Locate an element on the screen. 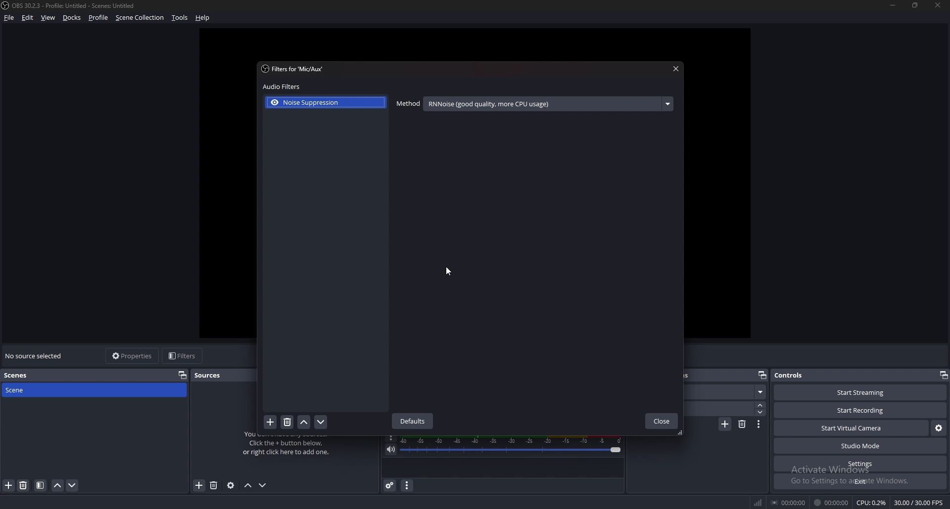  noise suppression is located at coordinates (325, 103).